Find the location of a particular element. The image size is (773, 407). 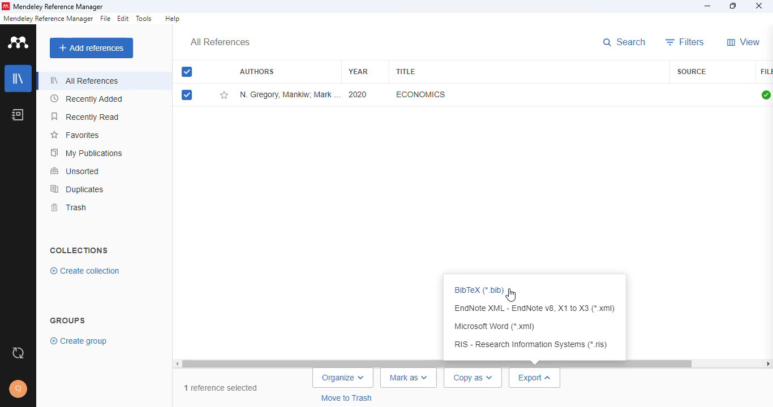

logo is located at coordinates (18, 42).